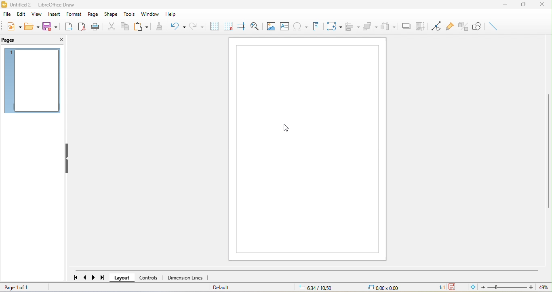 This screenshot has width=552, height=292. I want to click on dimension line, so click(186, 278).